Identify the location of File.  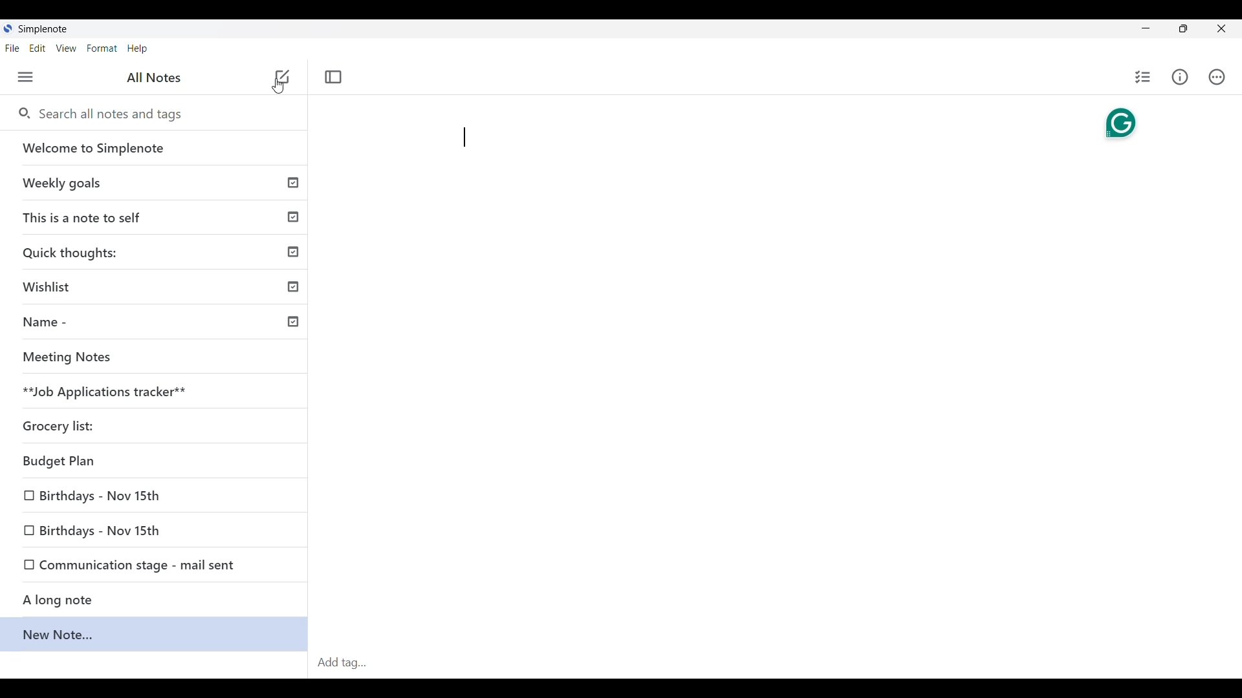
(12, 48).